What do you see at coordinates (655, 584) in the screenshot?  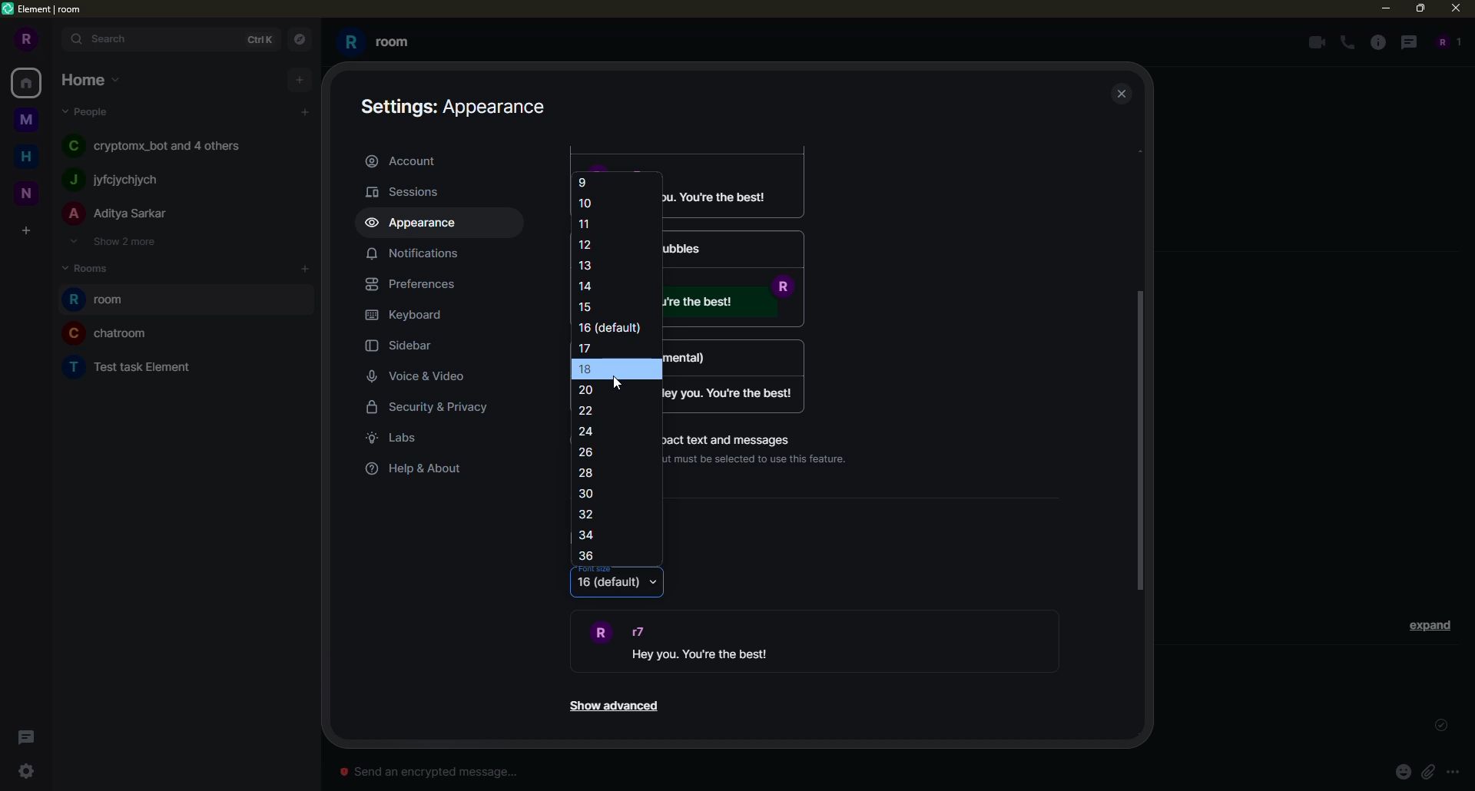 I see `drop down` at bounding box center [655, 584].